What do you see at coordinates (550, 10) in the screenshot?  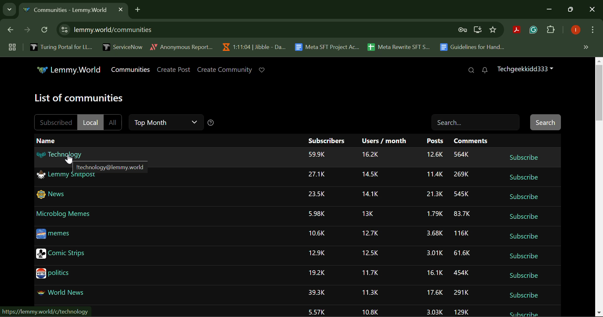 I see `Minimize Down` at bounding box center [550, 10].